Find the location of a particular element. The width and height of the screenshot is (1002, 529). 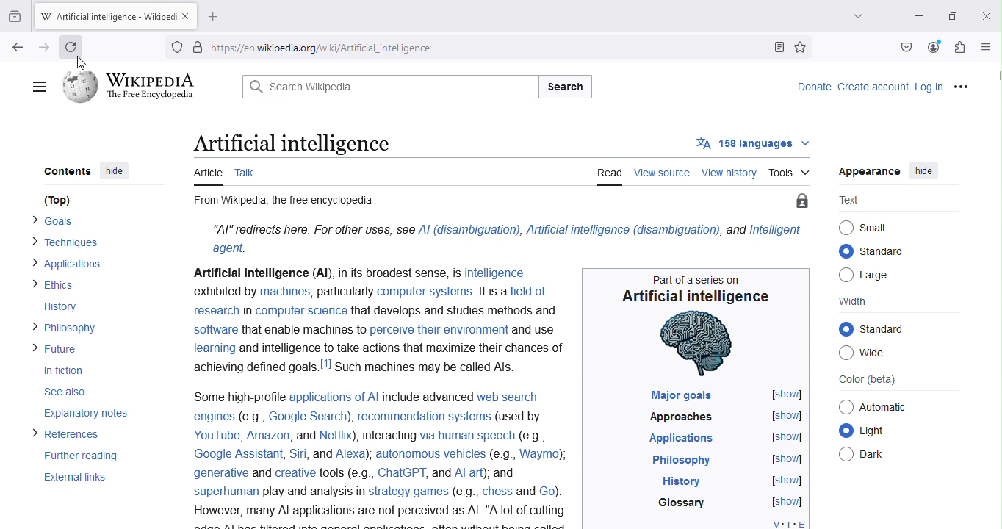

and intelligence to take actions that maximize their chances of is located at coordinates (406, 350).